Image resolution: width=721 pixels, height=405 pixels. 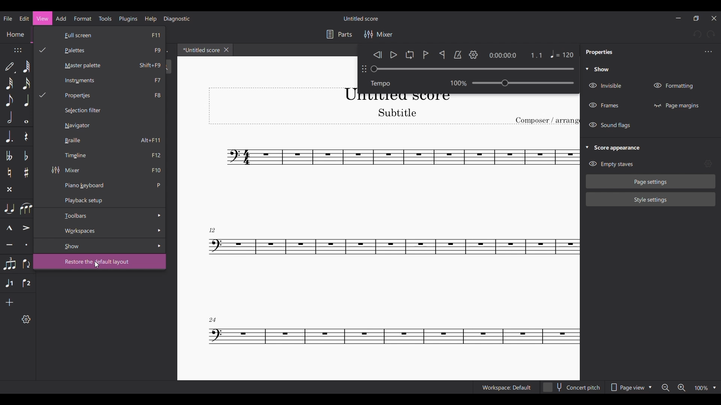 What do you see at coordinates (100, 96) in the screenshot?
I see `Properties    F8` at bounding box center [100, 96].